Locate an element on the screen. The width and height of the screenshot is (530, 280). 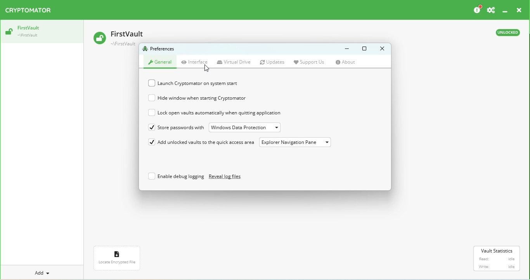
Vault is located at coordinates (41, 32).